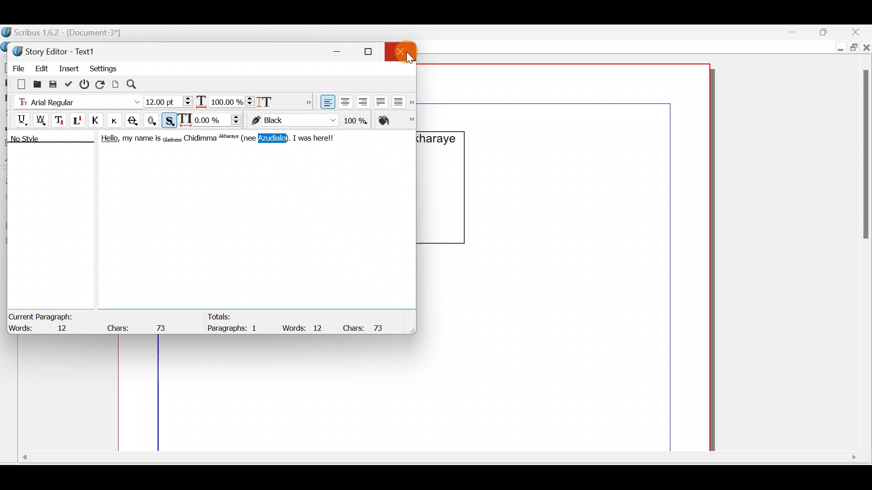  Describe the element at coordinates (829, 31) in the screenshot. I see `Maximize` at that location.